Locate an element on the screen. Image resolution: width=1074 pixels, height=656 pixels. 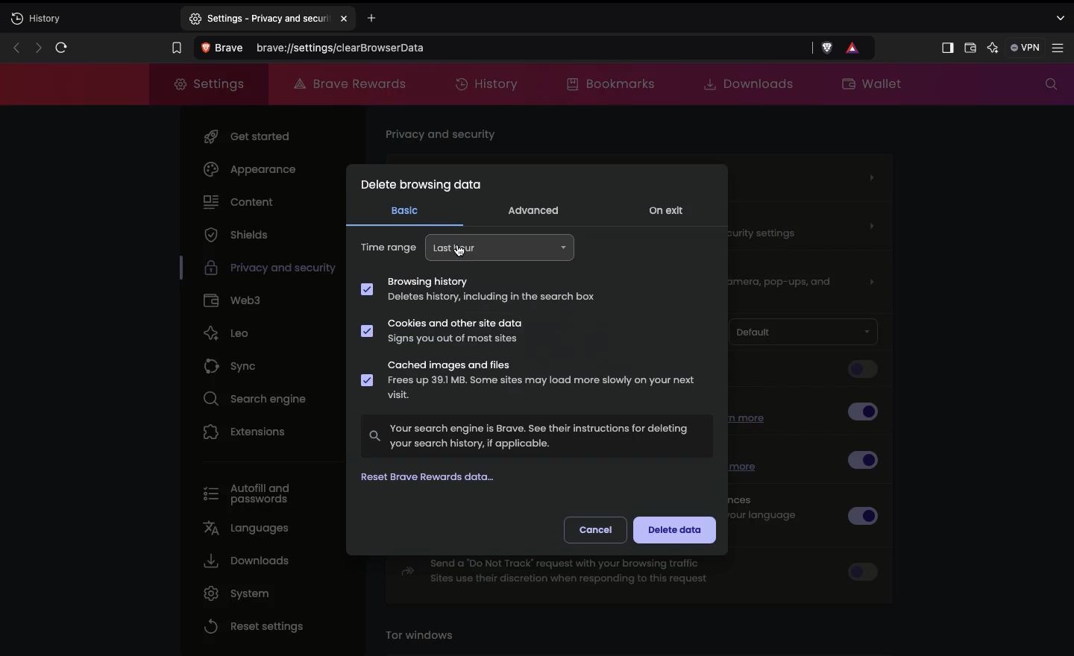
Add new tab is located at coordinates (389, 19).